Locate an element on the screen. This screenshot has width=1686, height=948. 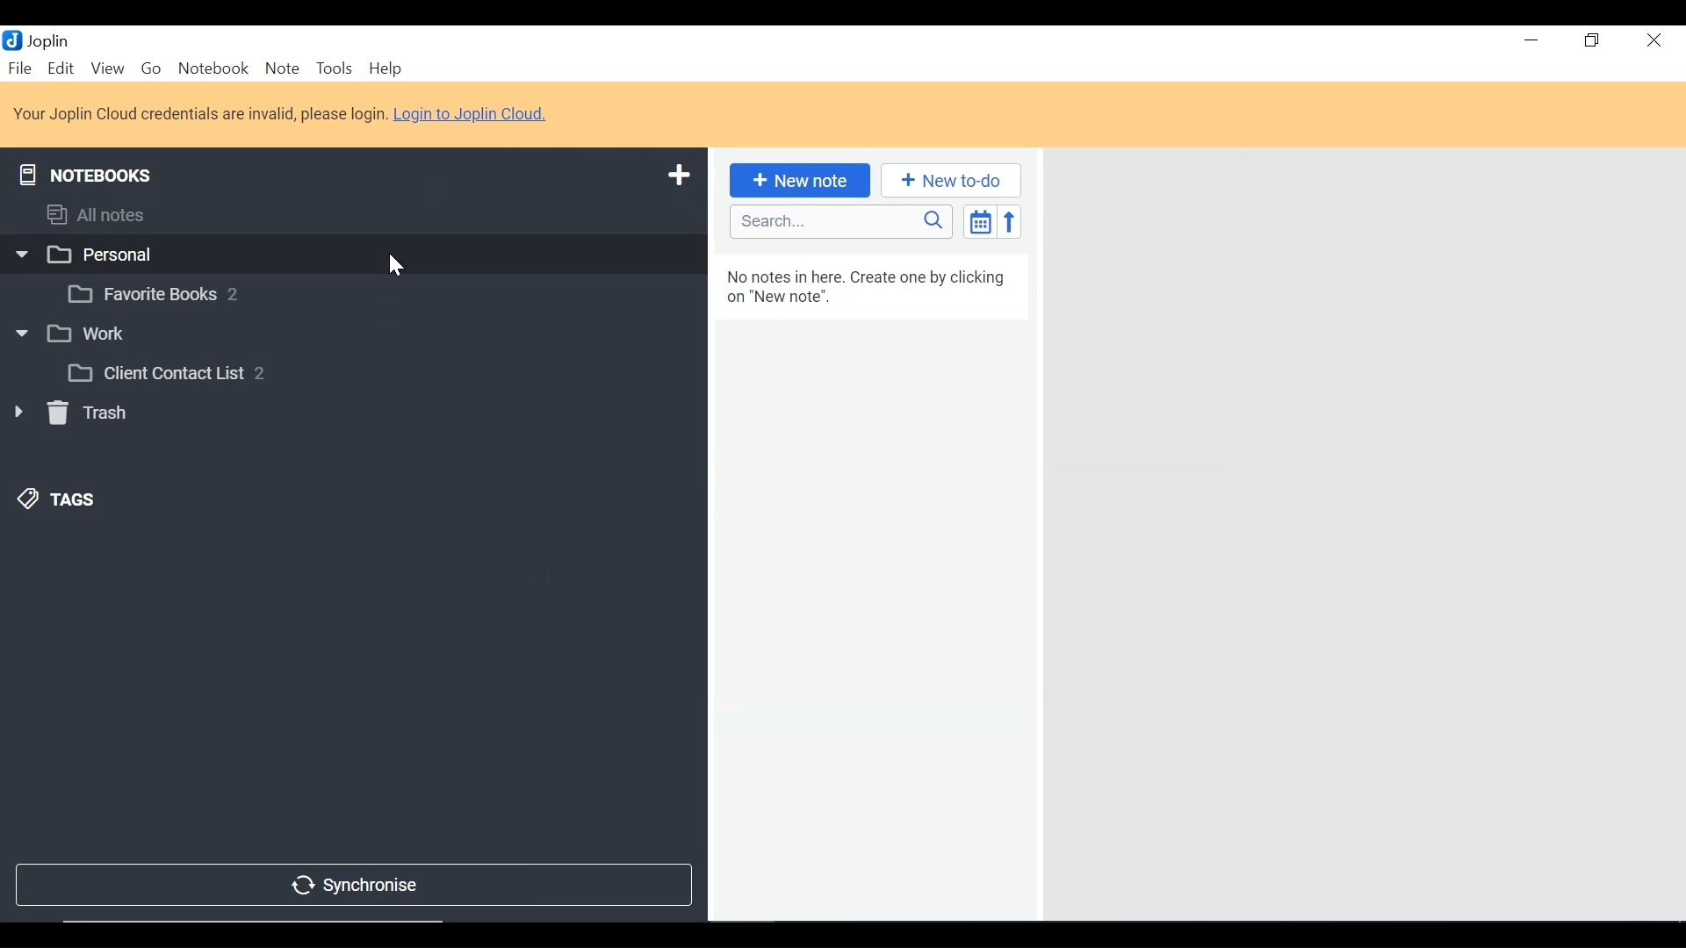
Login to Joplin Cloud is located at coordinates (282, 114).